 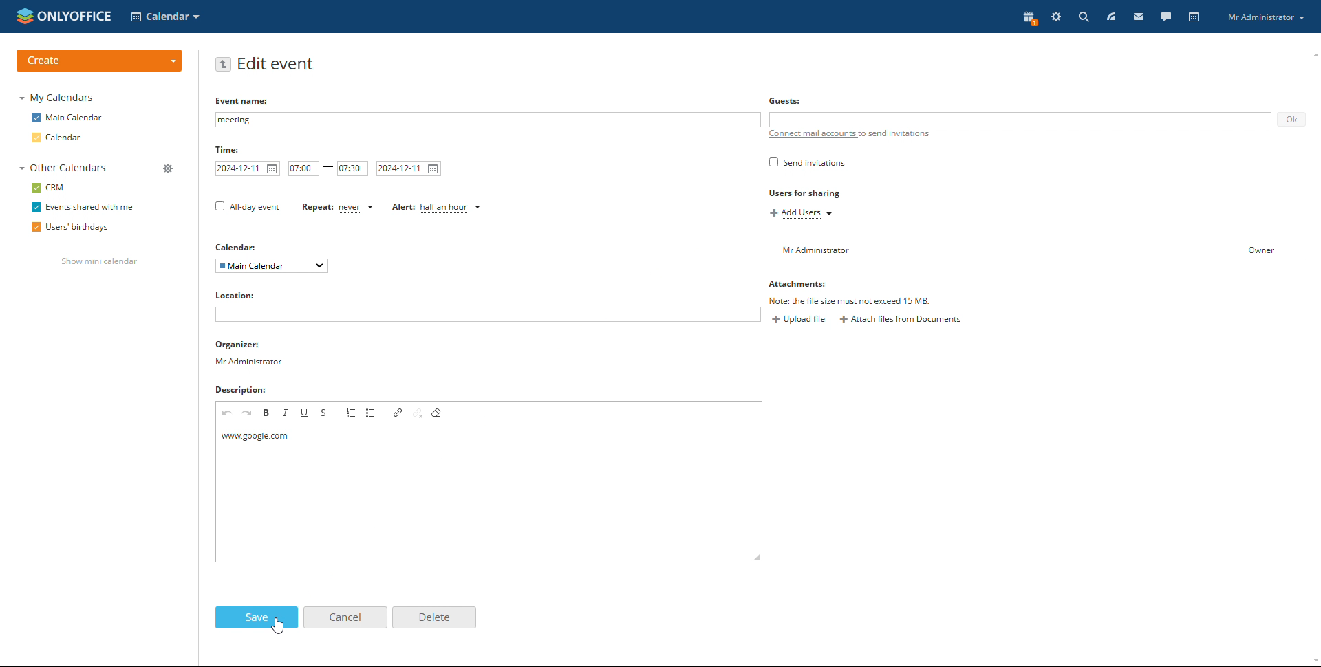 What do you see at coordinates (1292, 120) in the screenshot?
I see `ok` at bounding box center [1292, 120].